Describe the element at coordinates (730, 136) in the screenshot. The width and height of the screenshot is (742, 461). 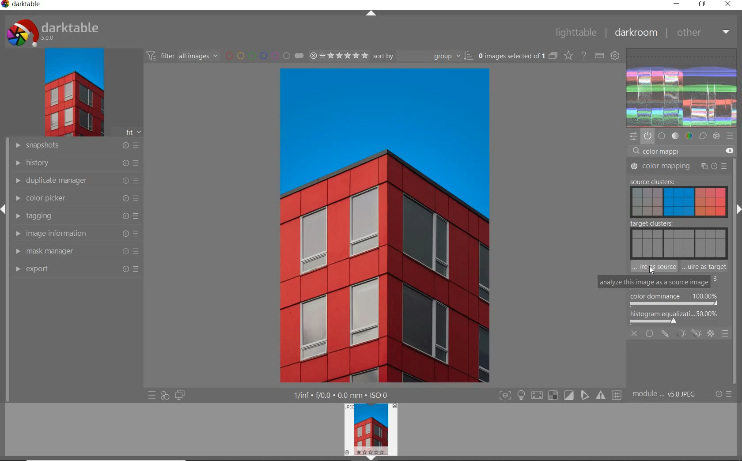
I see `preset` at that location.